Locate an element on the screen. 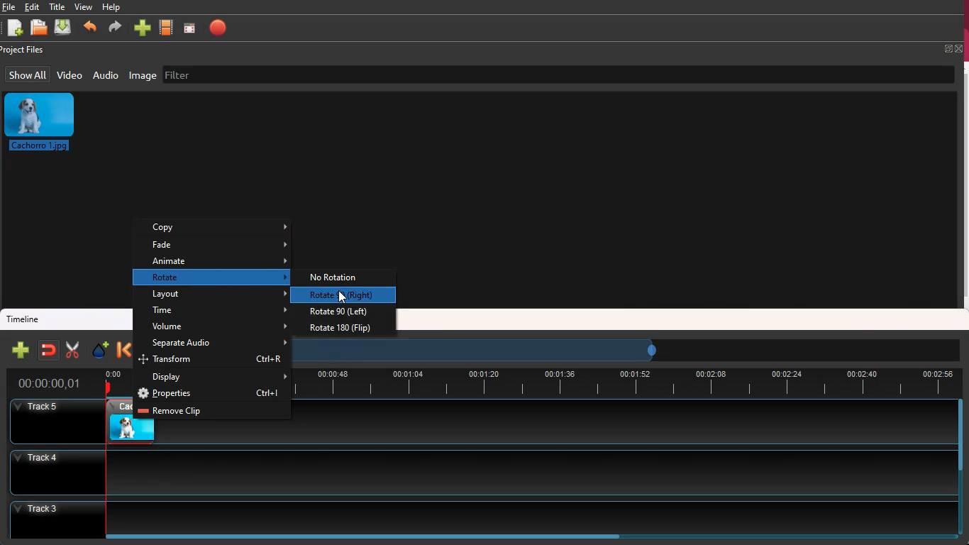  join is located at coordinates (50, 350).